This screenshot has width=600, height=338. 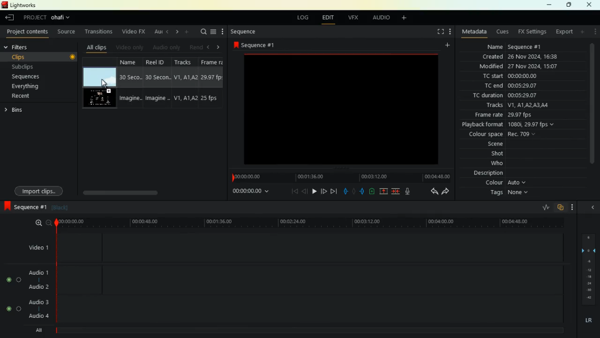 What do you see at coordinates (178, 33) in the screenshot?
I see `right` at bounding box center [178, 33].